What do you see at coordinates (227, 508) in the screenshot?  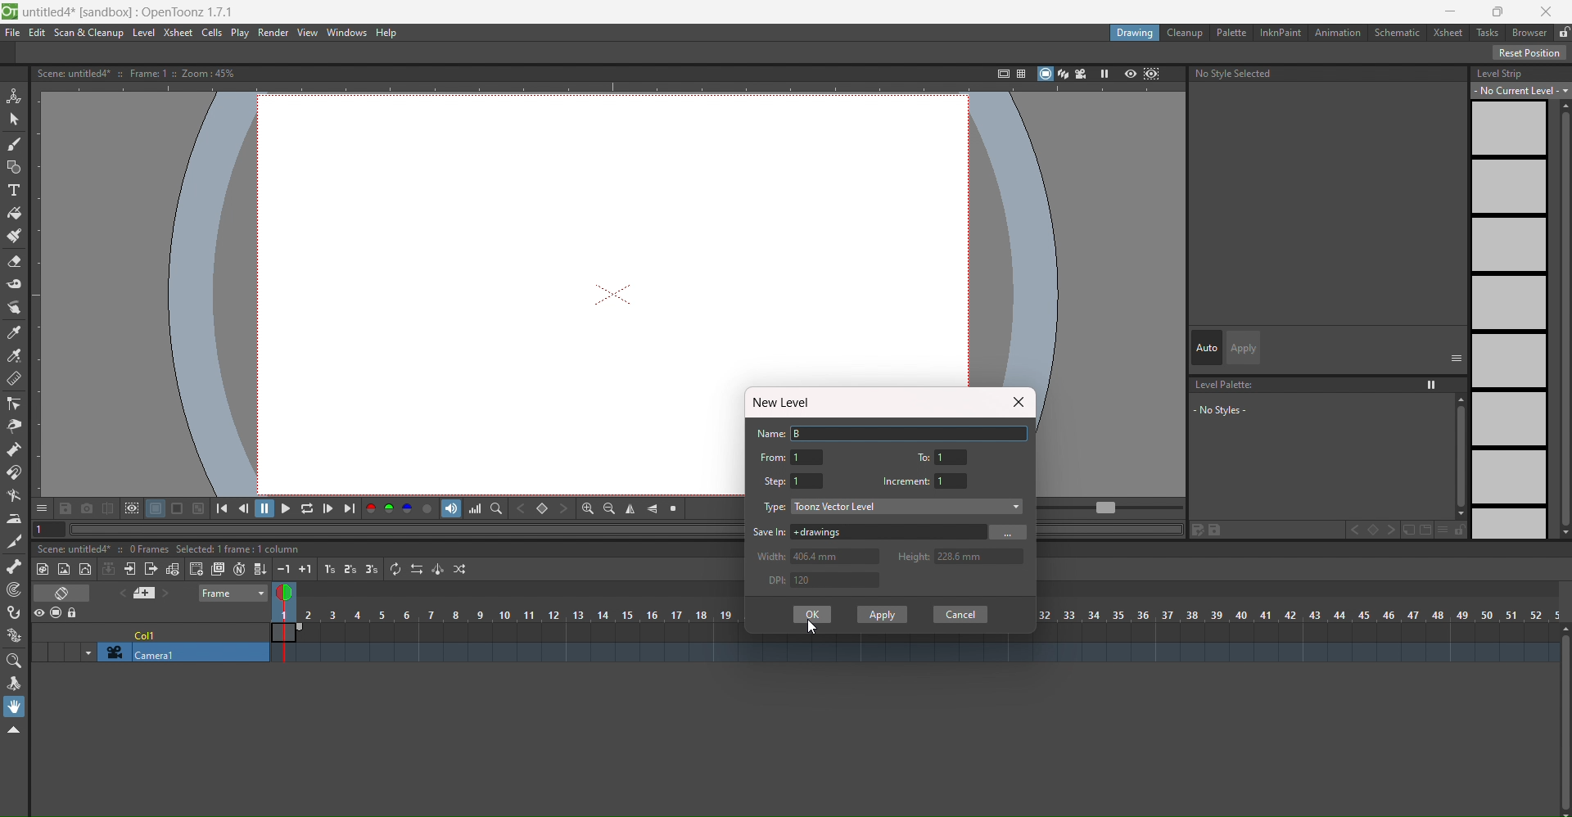 I see `first  frame` at bounding box center [227, 508].